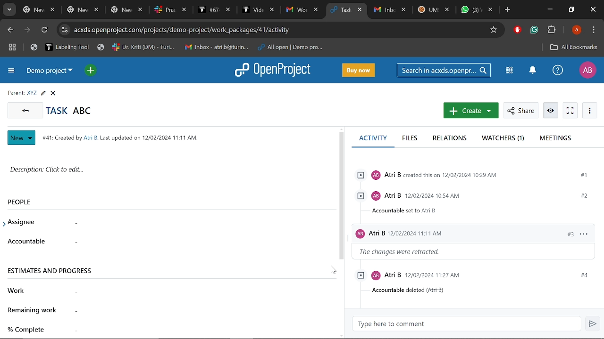 Image resolution: width=604 pixels, height=339 pixels. What do you see at coordinates (333, 270) in the screenshot?
I see `cursor` at bounding box center [333, 270].